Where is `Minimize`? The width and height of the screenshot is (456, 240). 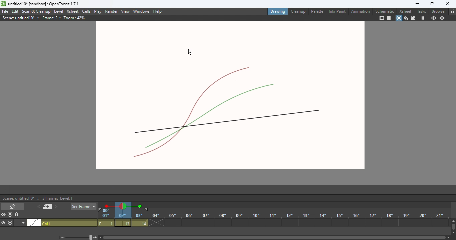
Minimize is located at coordinates (415, 3).